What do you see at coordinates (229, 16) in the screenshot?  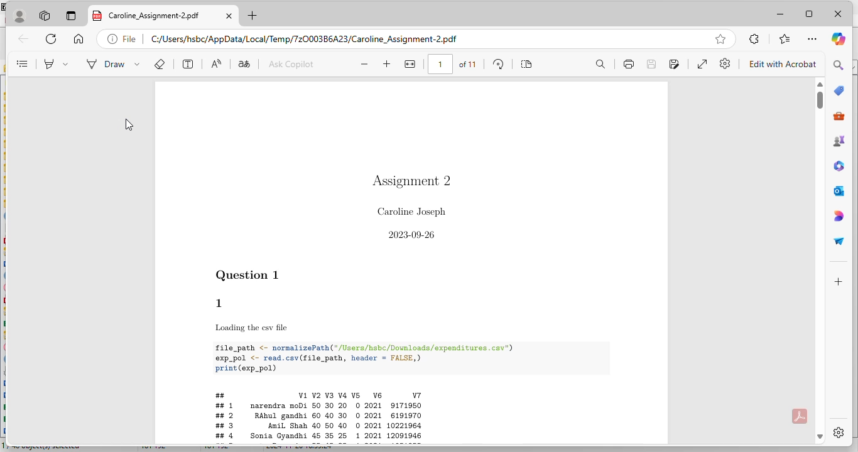 I see `close tab` at bounding box center [229, 16].